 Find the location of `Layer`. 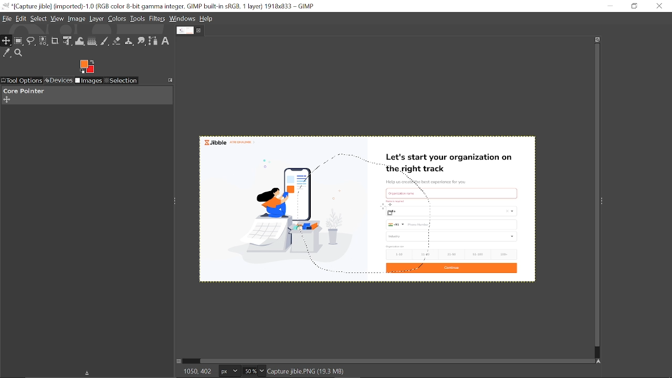

Layer is located at coordinates (97, 19).